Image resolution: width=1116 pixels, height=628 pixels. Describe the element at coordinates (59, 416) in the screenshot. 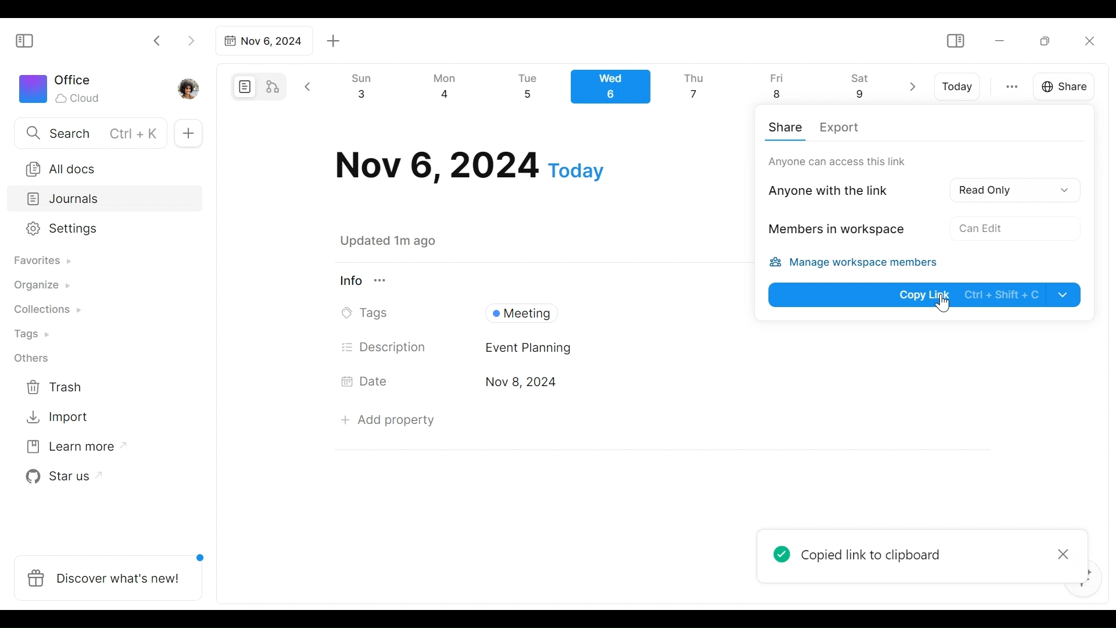

I see `Import` at that location.